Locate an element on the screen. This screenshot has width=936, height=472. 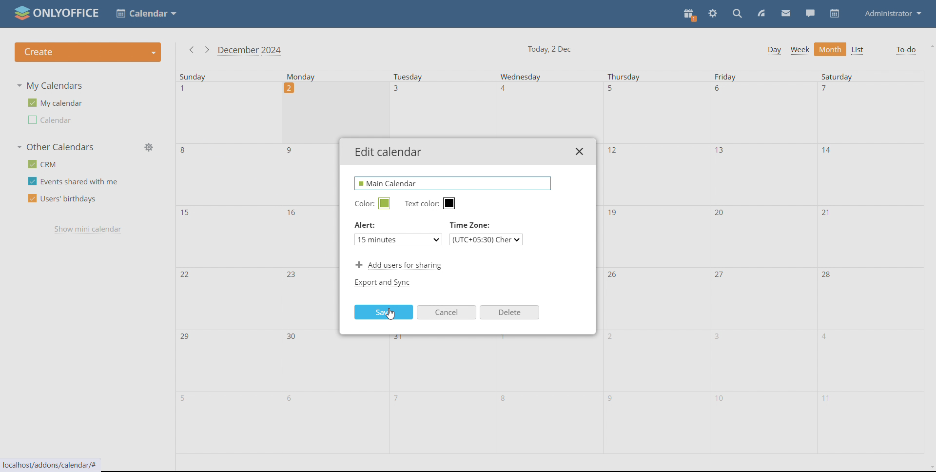
thursday is located at coordinates (651, 76).